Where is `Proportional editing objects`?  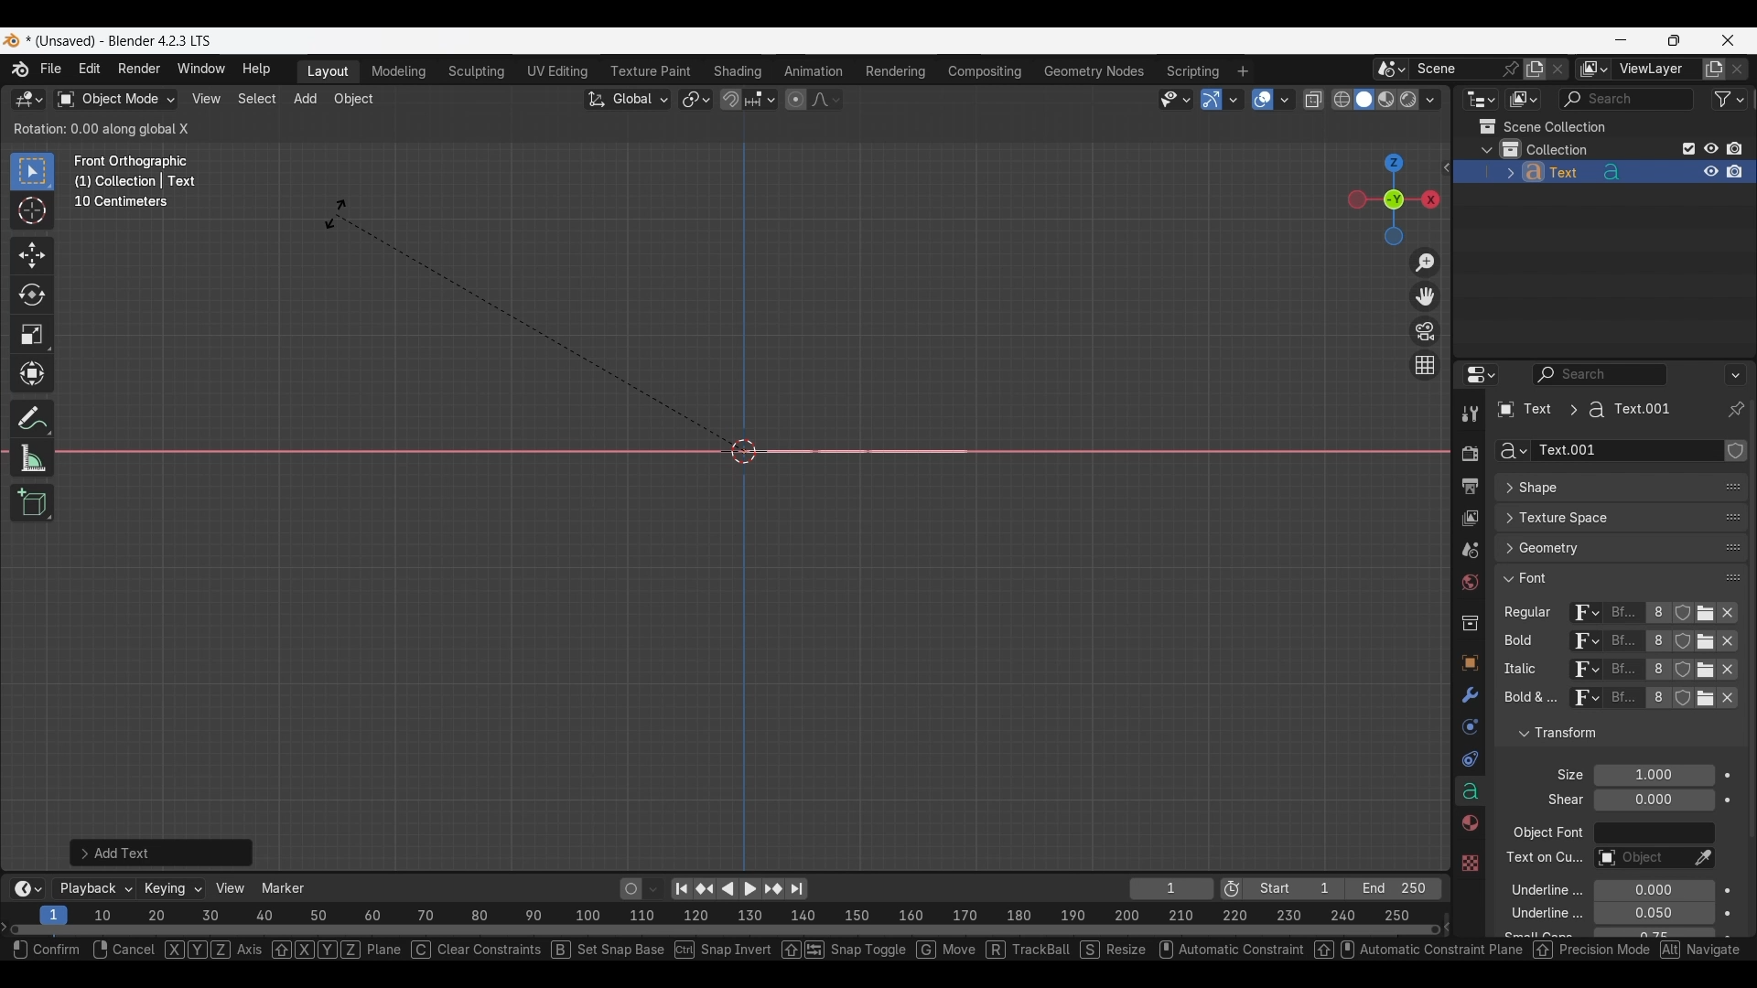
Proportional editing objects is located at coordinates (795, 99).